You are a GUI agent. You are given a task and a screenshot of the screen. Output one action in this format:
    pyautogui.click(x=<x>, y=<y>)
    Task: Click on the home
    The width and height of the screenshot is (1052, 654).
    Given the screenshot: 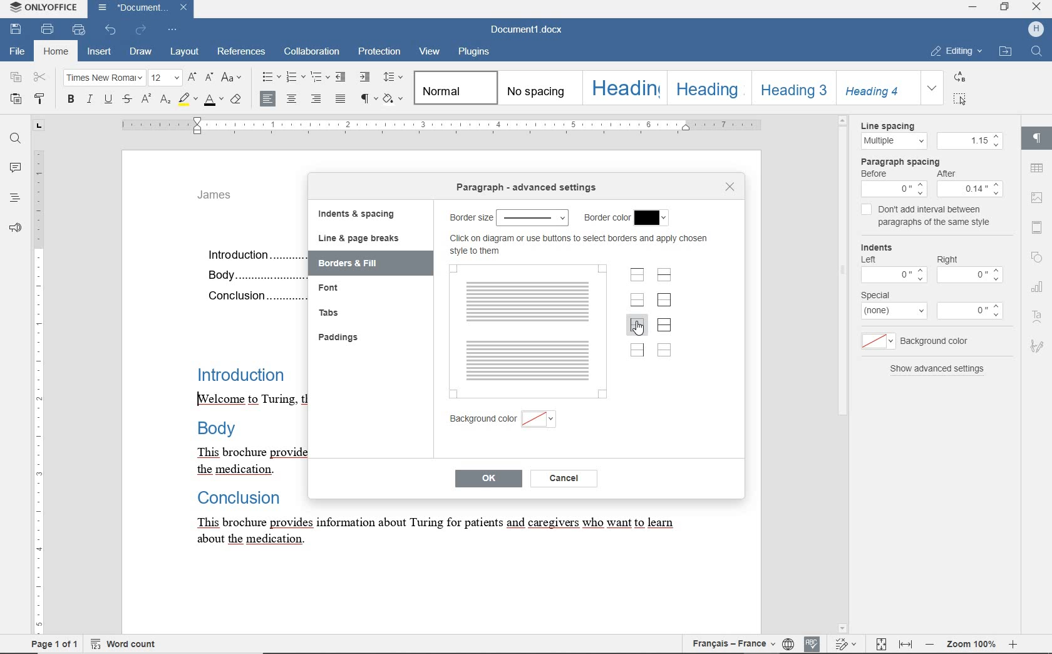 What is the action you would take?
    pyautogui.click(x=56, y=53)
    